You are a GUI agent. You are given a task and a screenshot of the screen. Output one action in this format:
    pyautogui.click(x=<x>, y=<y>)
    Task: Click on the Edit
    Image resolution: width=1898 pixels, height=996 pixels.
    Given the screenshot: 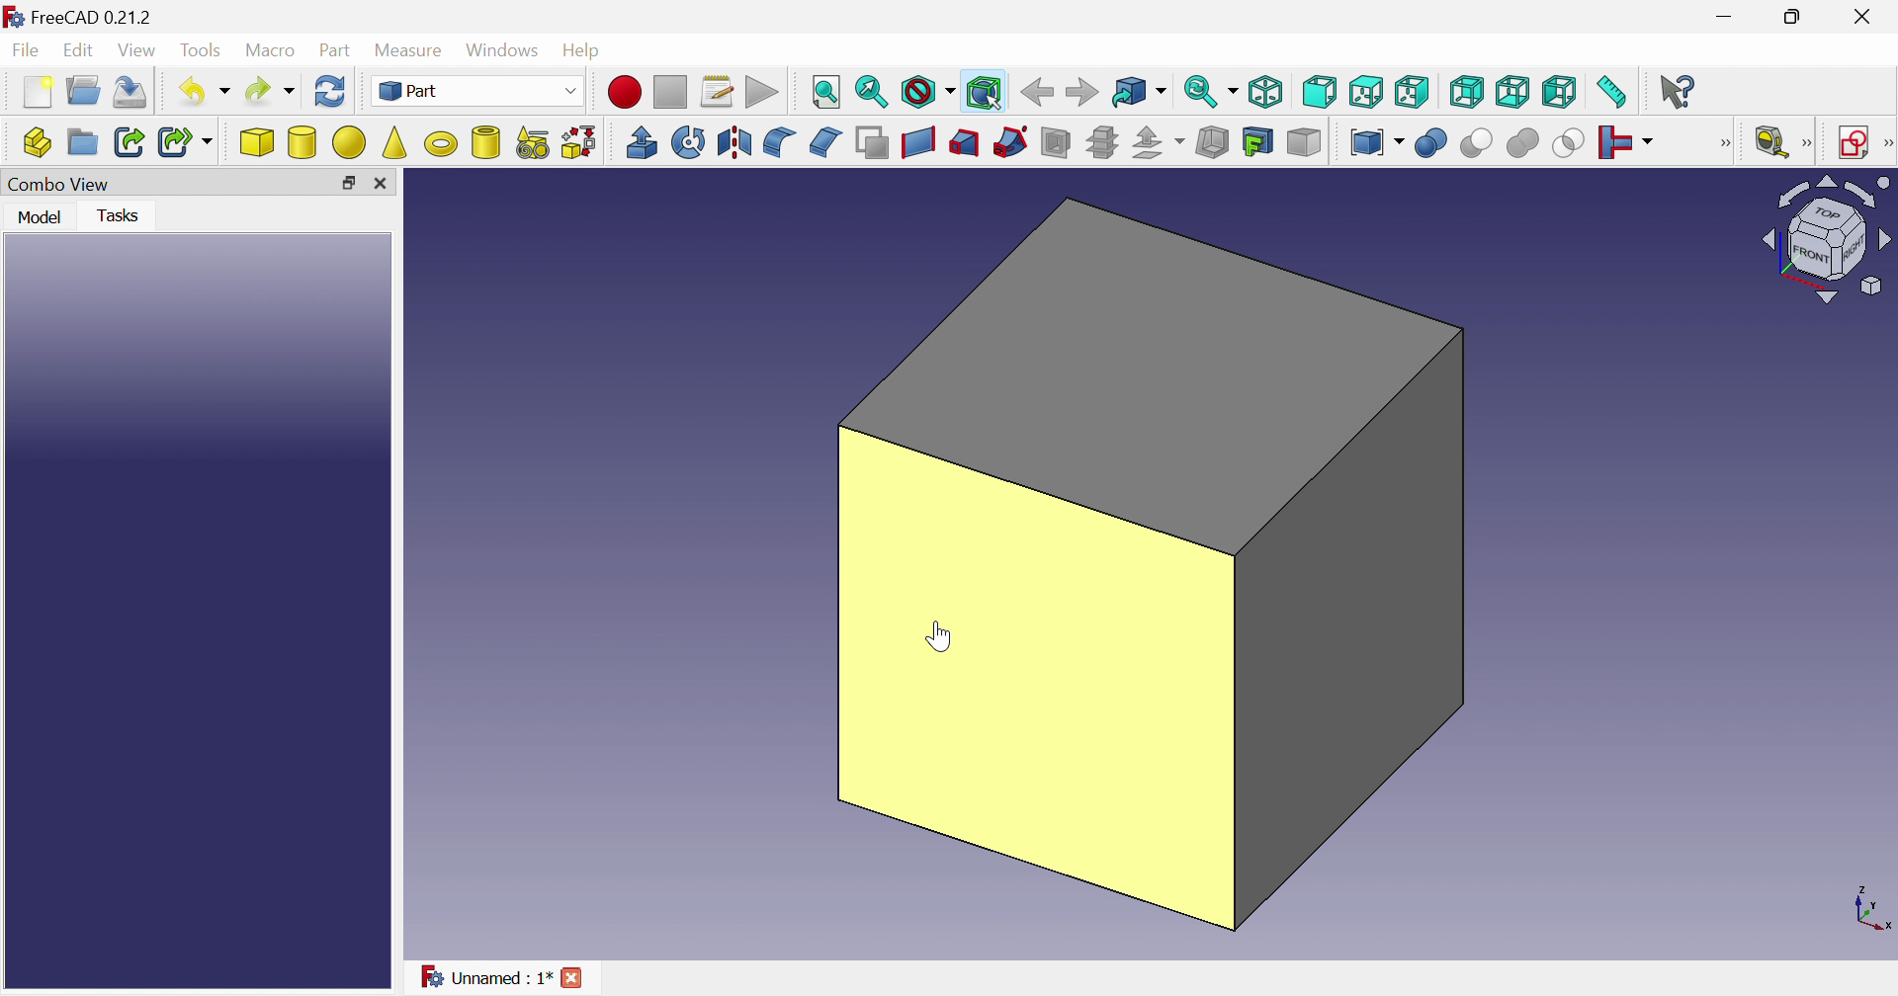 What is the action you would take?
    pyautogui.click(x=82, y=52)
    